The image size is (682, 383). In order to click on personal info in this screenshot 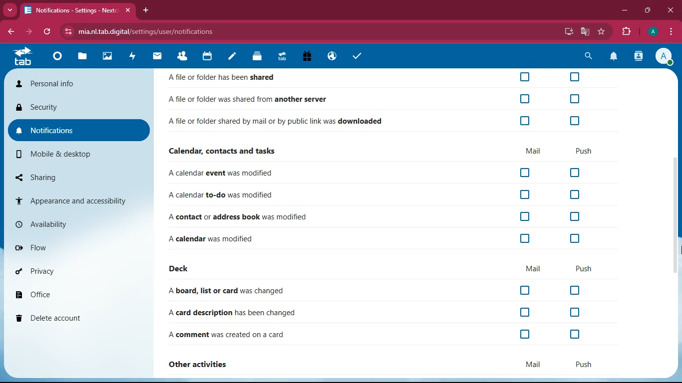, I will do `click(79, 83)`.